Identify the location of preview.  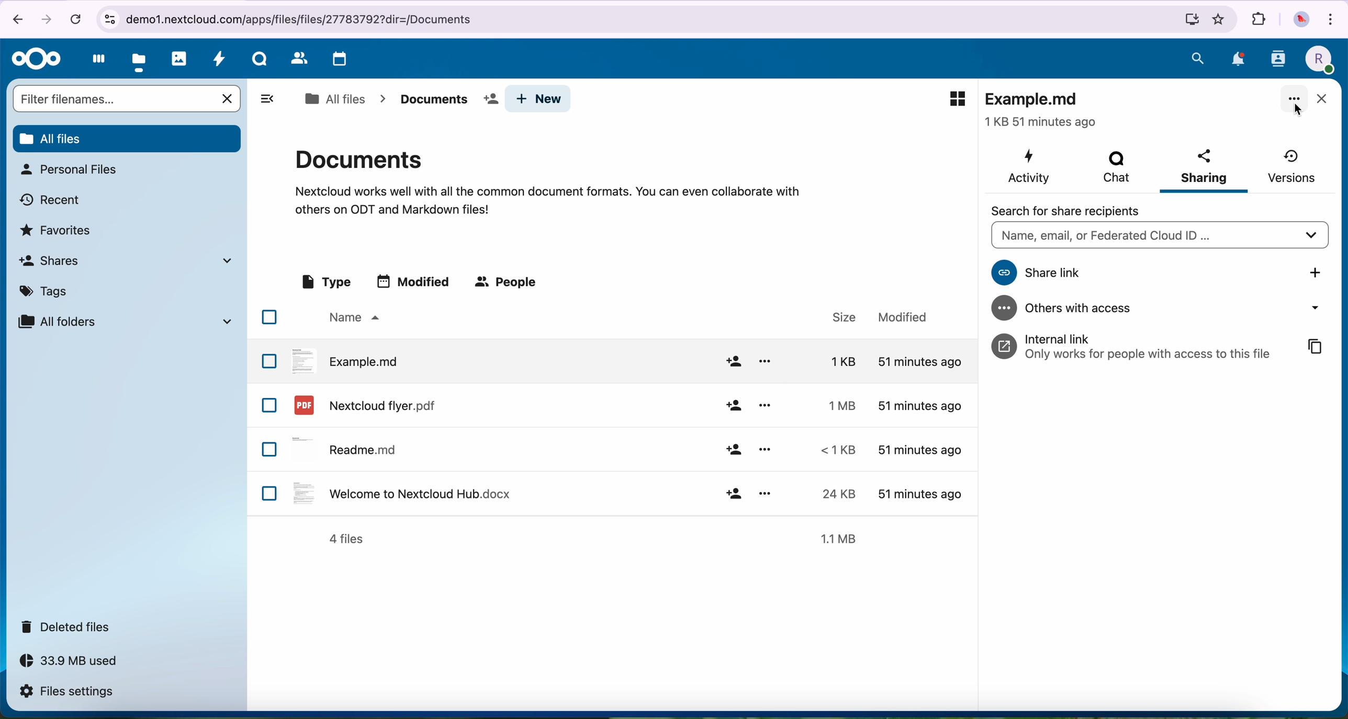
(957, 99).